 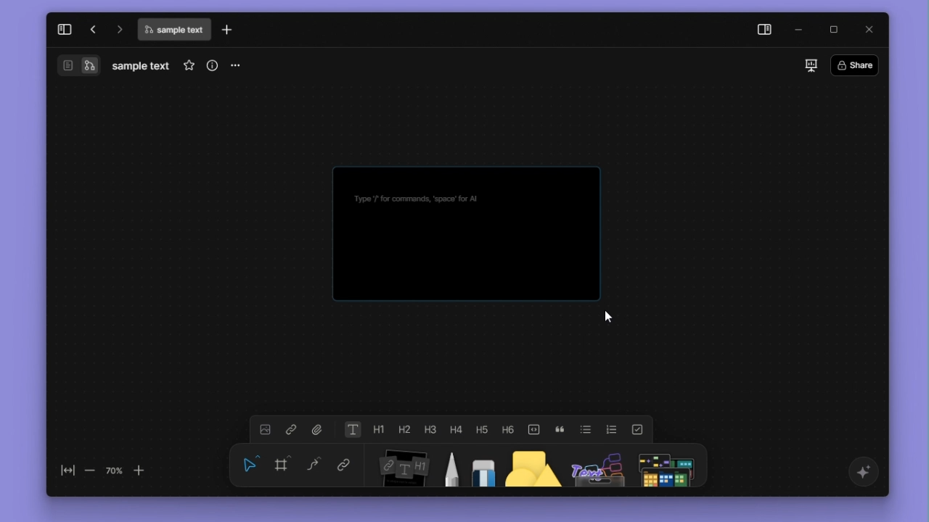 What do you see at coordinates (247, 463) in the screenshot?
I see `Select V` at bounding box center [247, 463].